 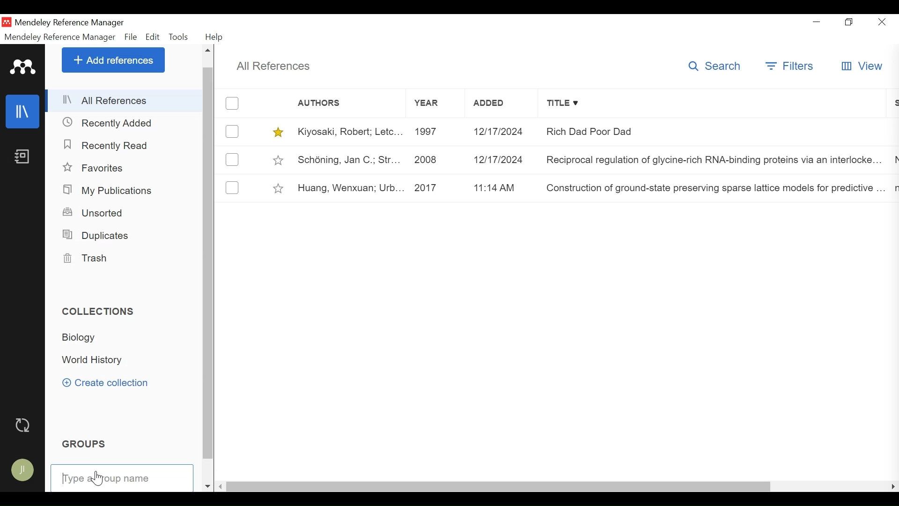 What do you see at coordinates (105, 382) in the screenshot?
I see `Create Collection` at bounding box center [105, 382].